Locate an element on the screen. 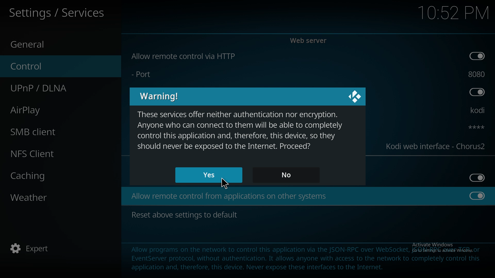 This screenshot has height=278, width=495. toggle is located at coordinates (478, 195).